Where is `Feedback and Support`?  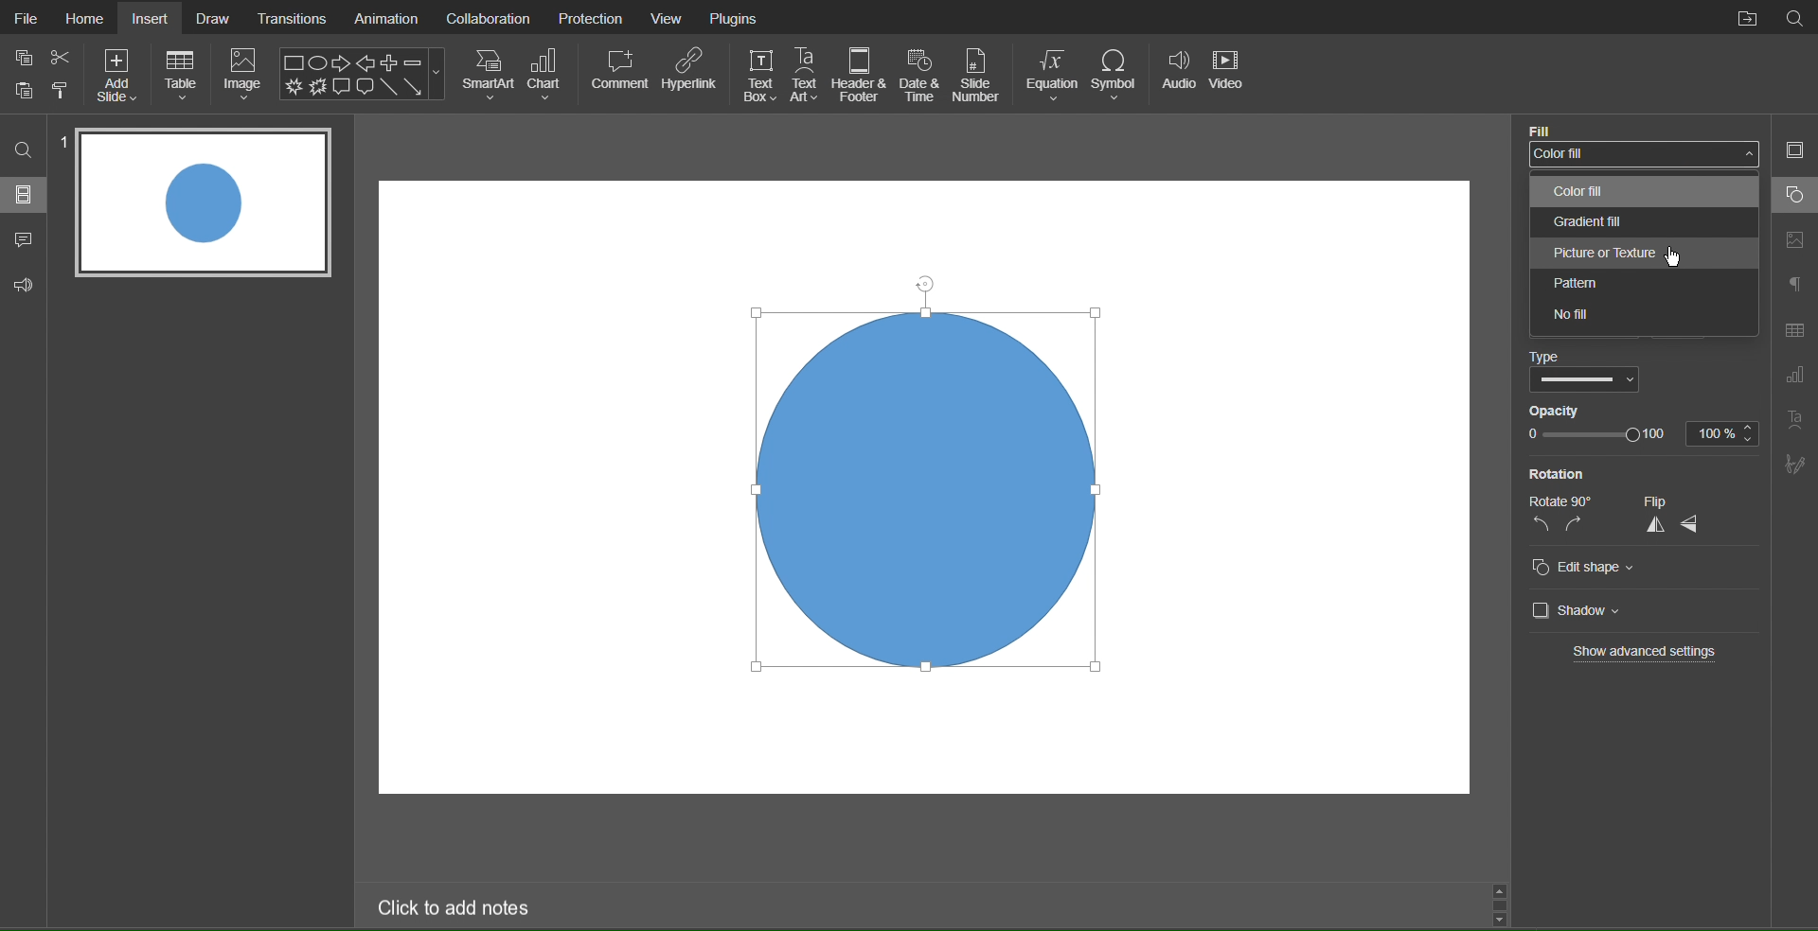
Feedback and Support is located at coordinates (24, 282).